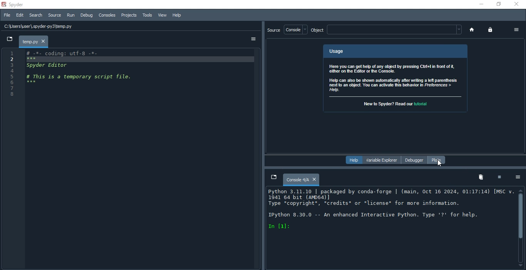 The image size is (526, 270). Describe the element at coordinates (86, 15) in the screenshot. I see `Debug` at that location.